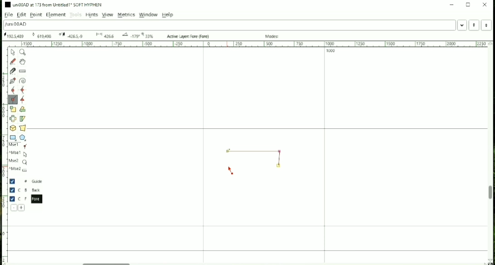 Image resolution: width=495 pixels, height=265 pixels. What do you see at coordinates (23, 81) in the screenshot?
I see `Spiro` at bounding box center [23, 81].